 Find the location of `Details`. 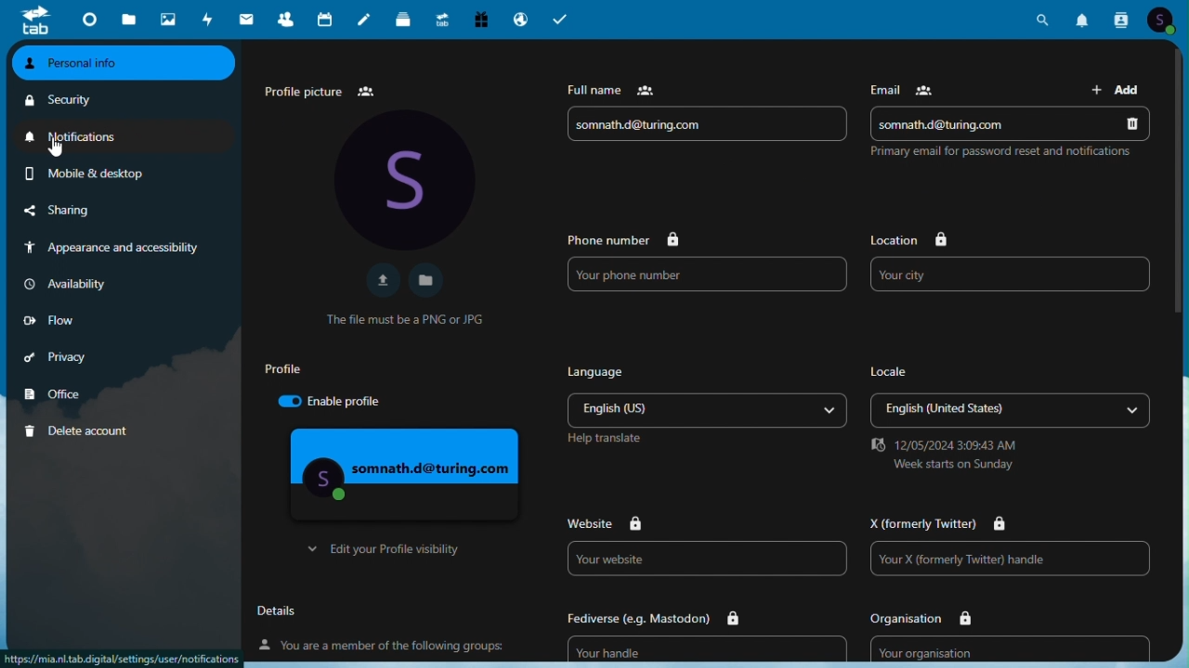

Details is located at coordinates (384, 629).